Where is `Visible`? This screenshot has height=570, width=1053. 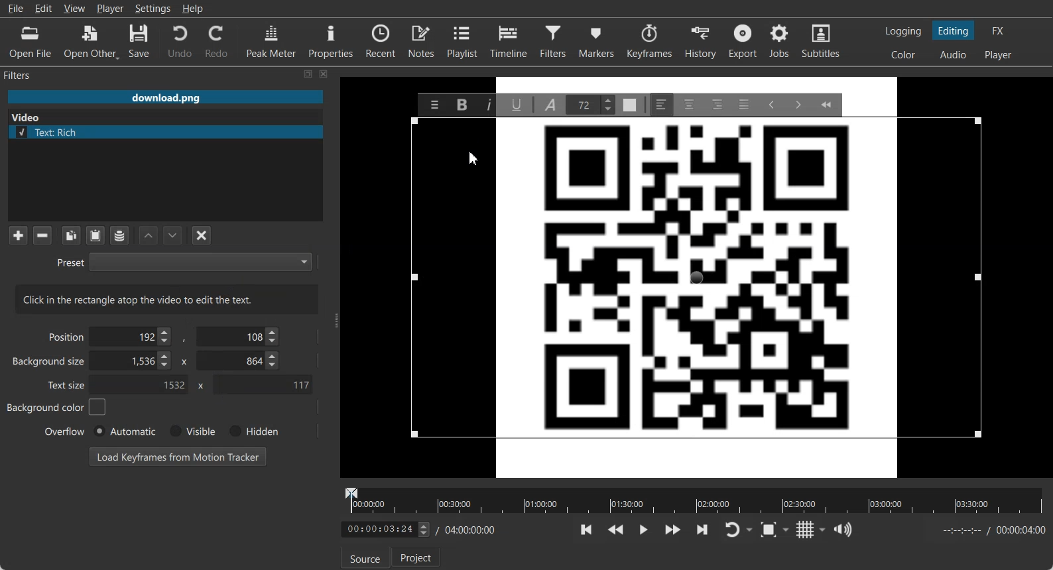
Visible is located at coordinates (191, 431).